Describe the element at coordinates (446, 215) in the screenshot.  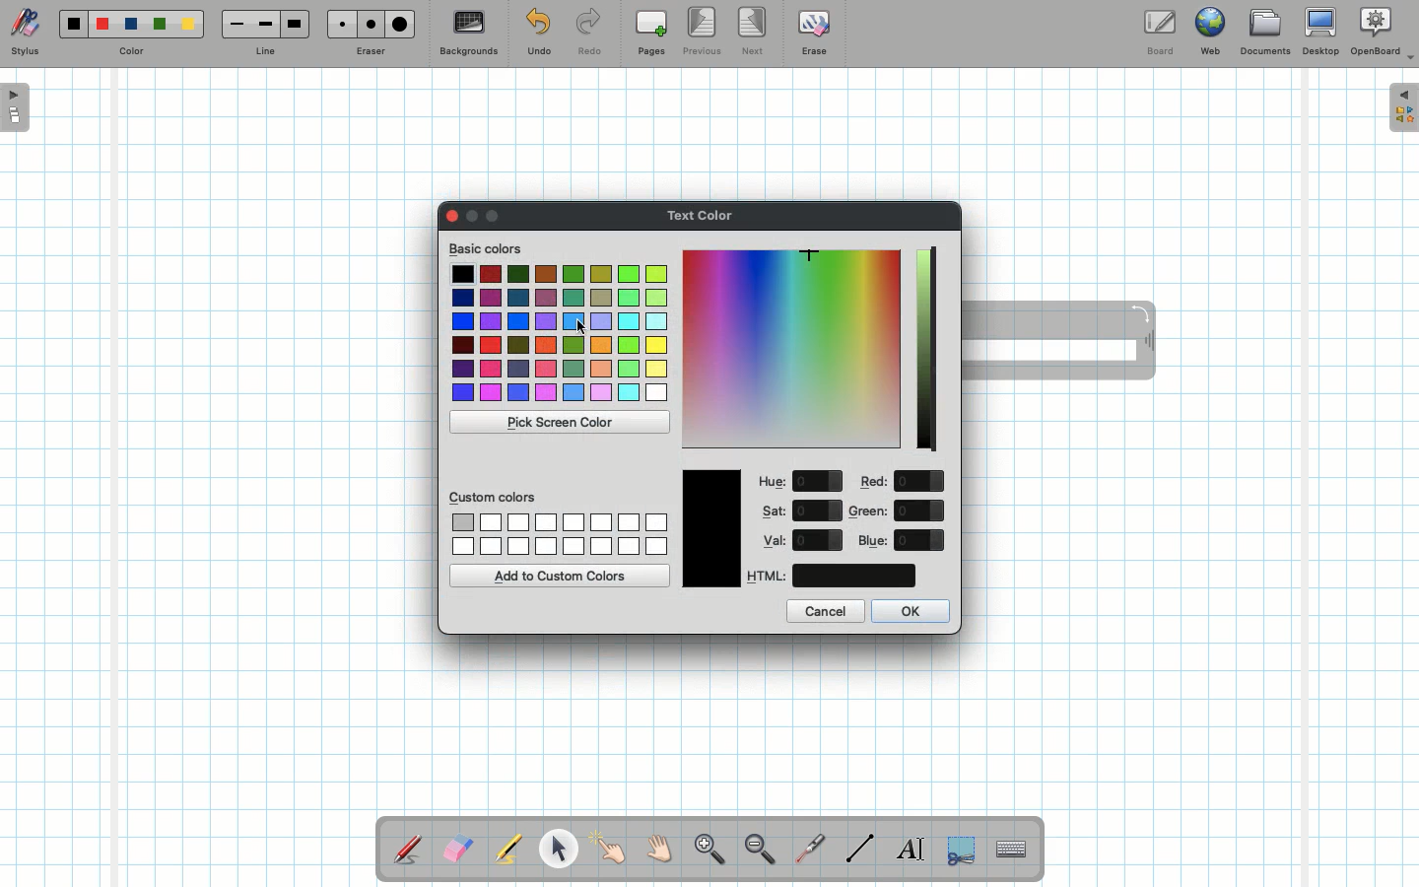
I see `Clor` at that location.